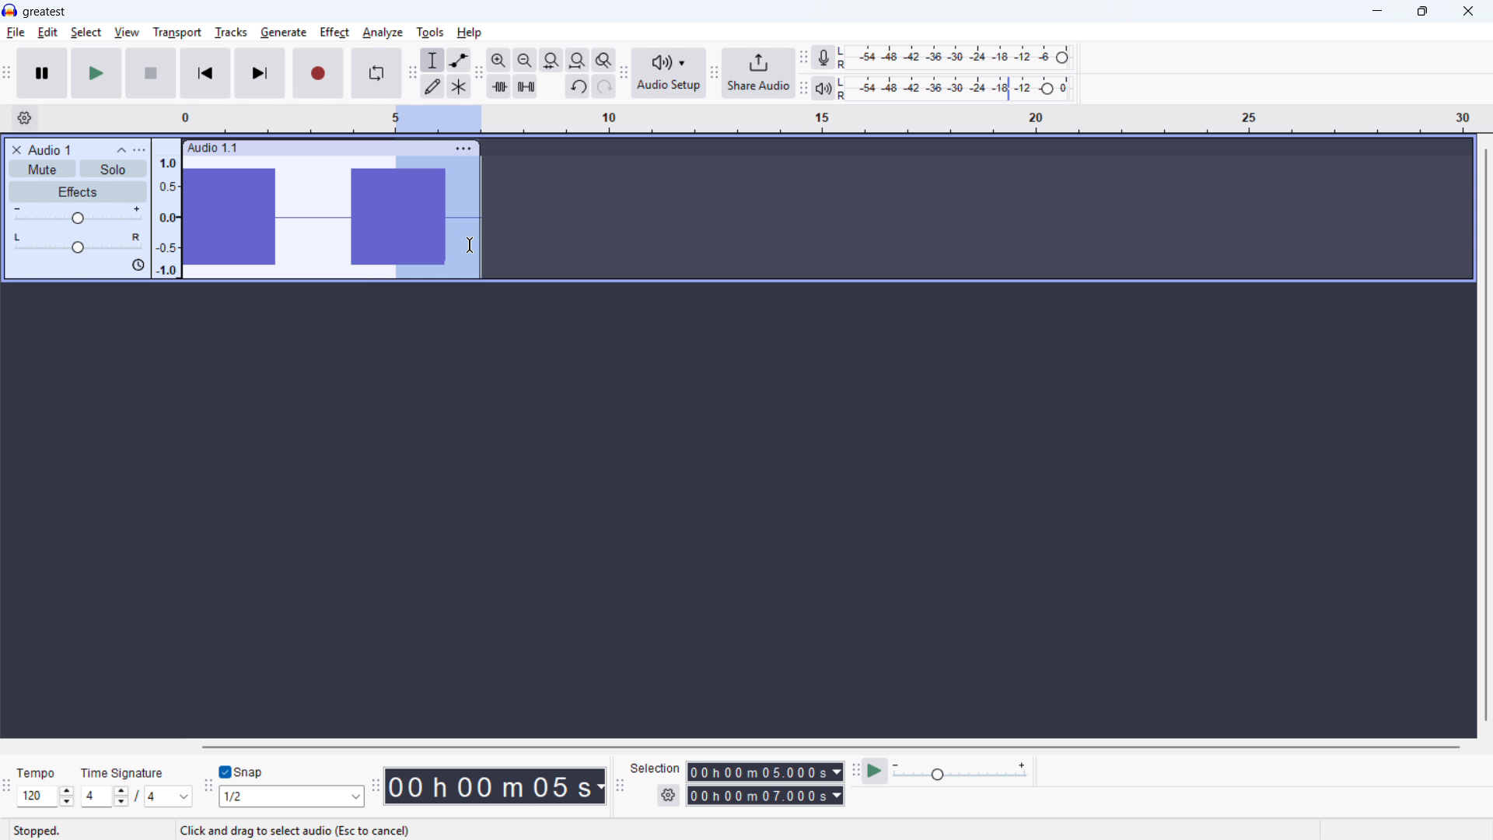 Image resolution: width=1493 pixels, height=840 pixels. I want to click on Trim audio outside selection , so click(499, 87).